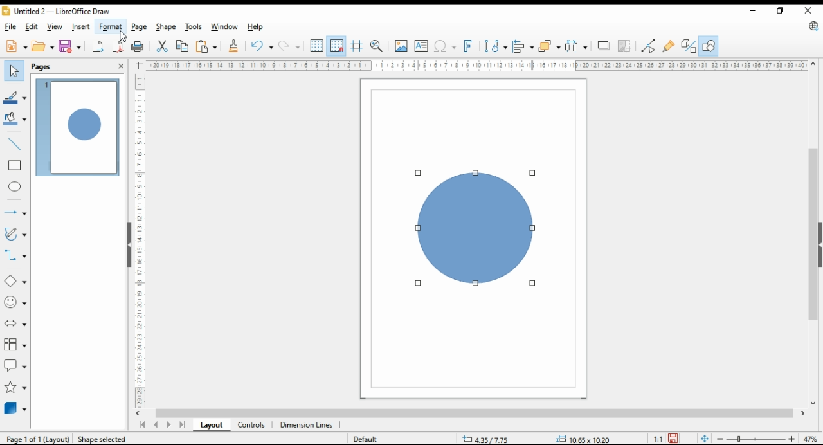 This screenshot has height=445, width=823. What do you see at coordinates (808, 10) in the screenshot?
I see `close window` at bounding box center [808, 10].